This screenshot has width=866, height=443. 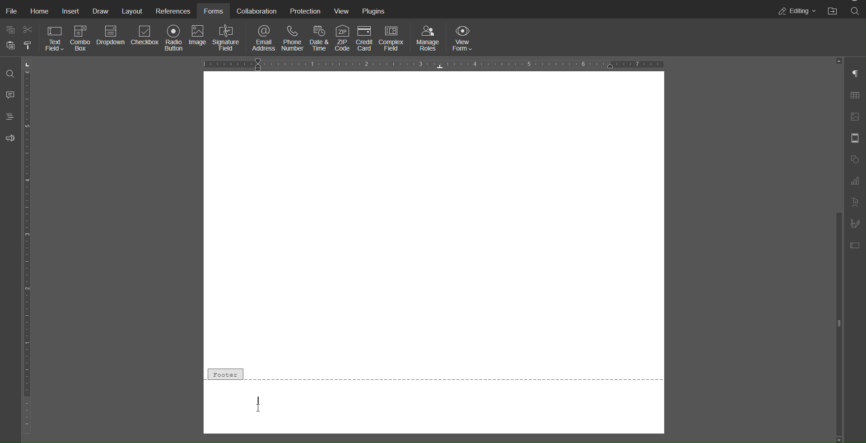 What do you see at coordinates (855, 75) in the screenshot?
I see `Paragraph Settings` at bounding box center [855, 75].